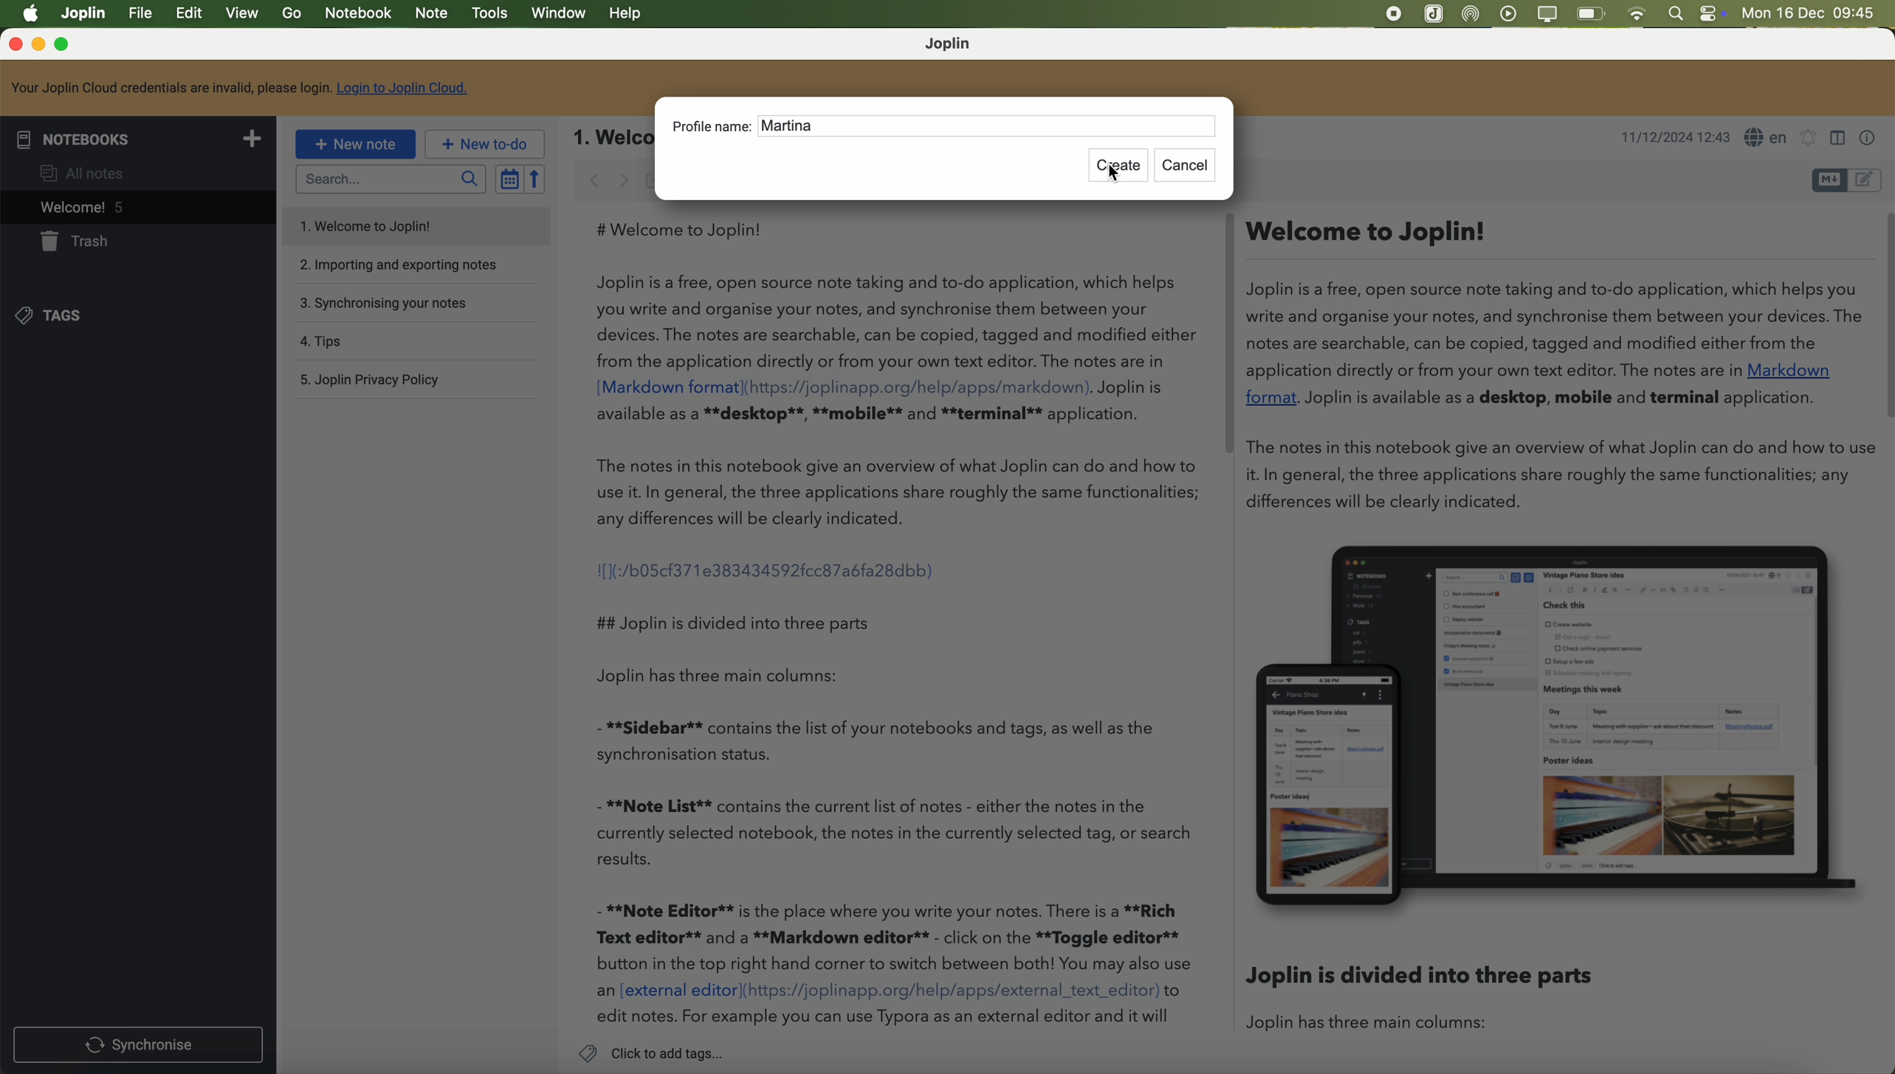 Image resolution: width=1895 pixels, height=1074 pixels. What do you see at coordinates (668, 387) in the screenshot?
I see `[Markdown format]` at bounding box center [668, 387].